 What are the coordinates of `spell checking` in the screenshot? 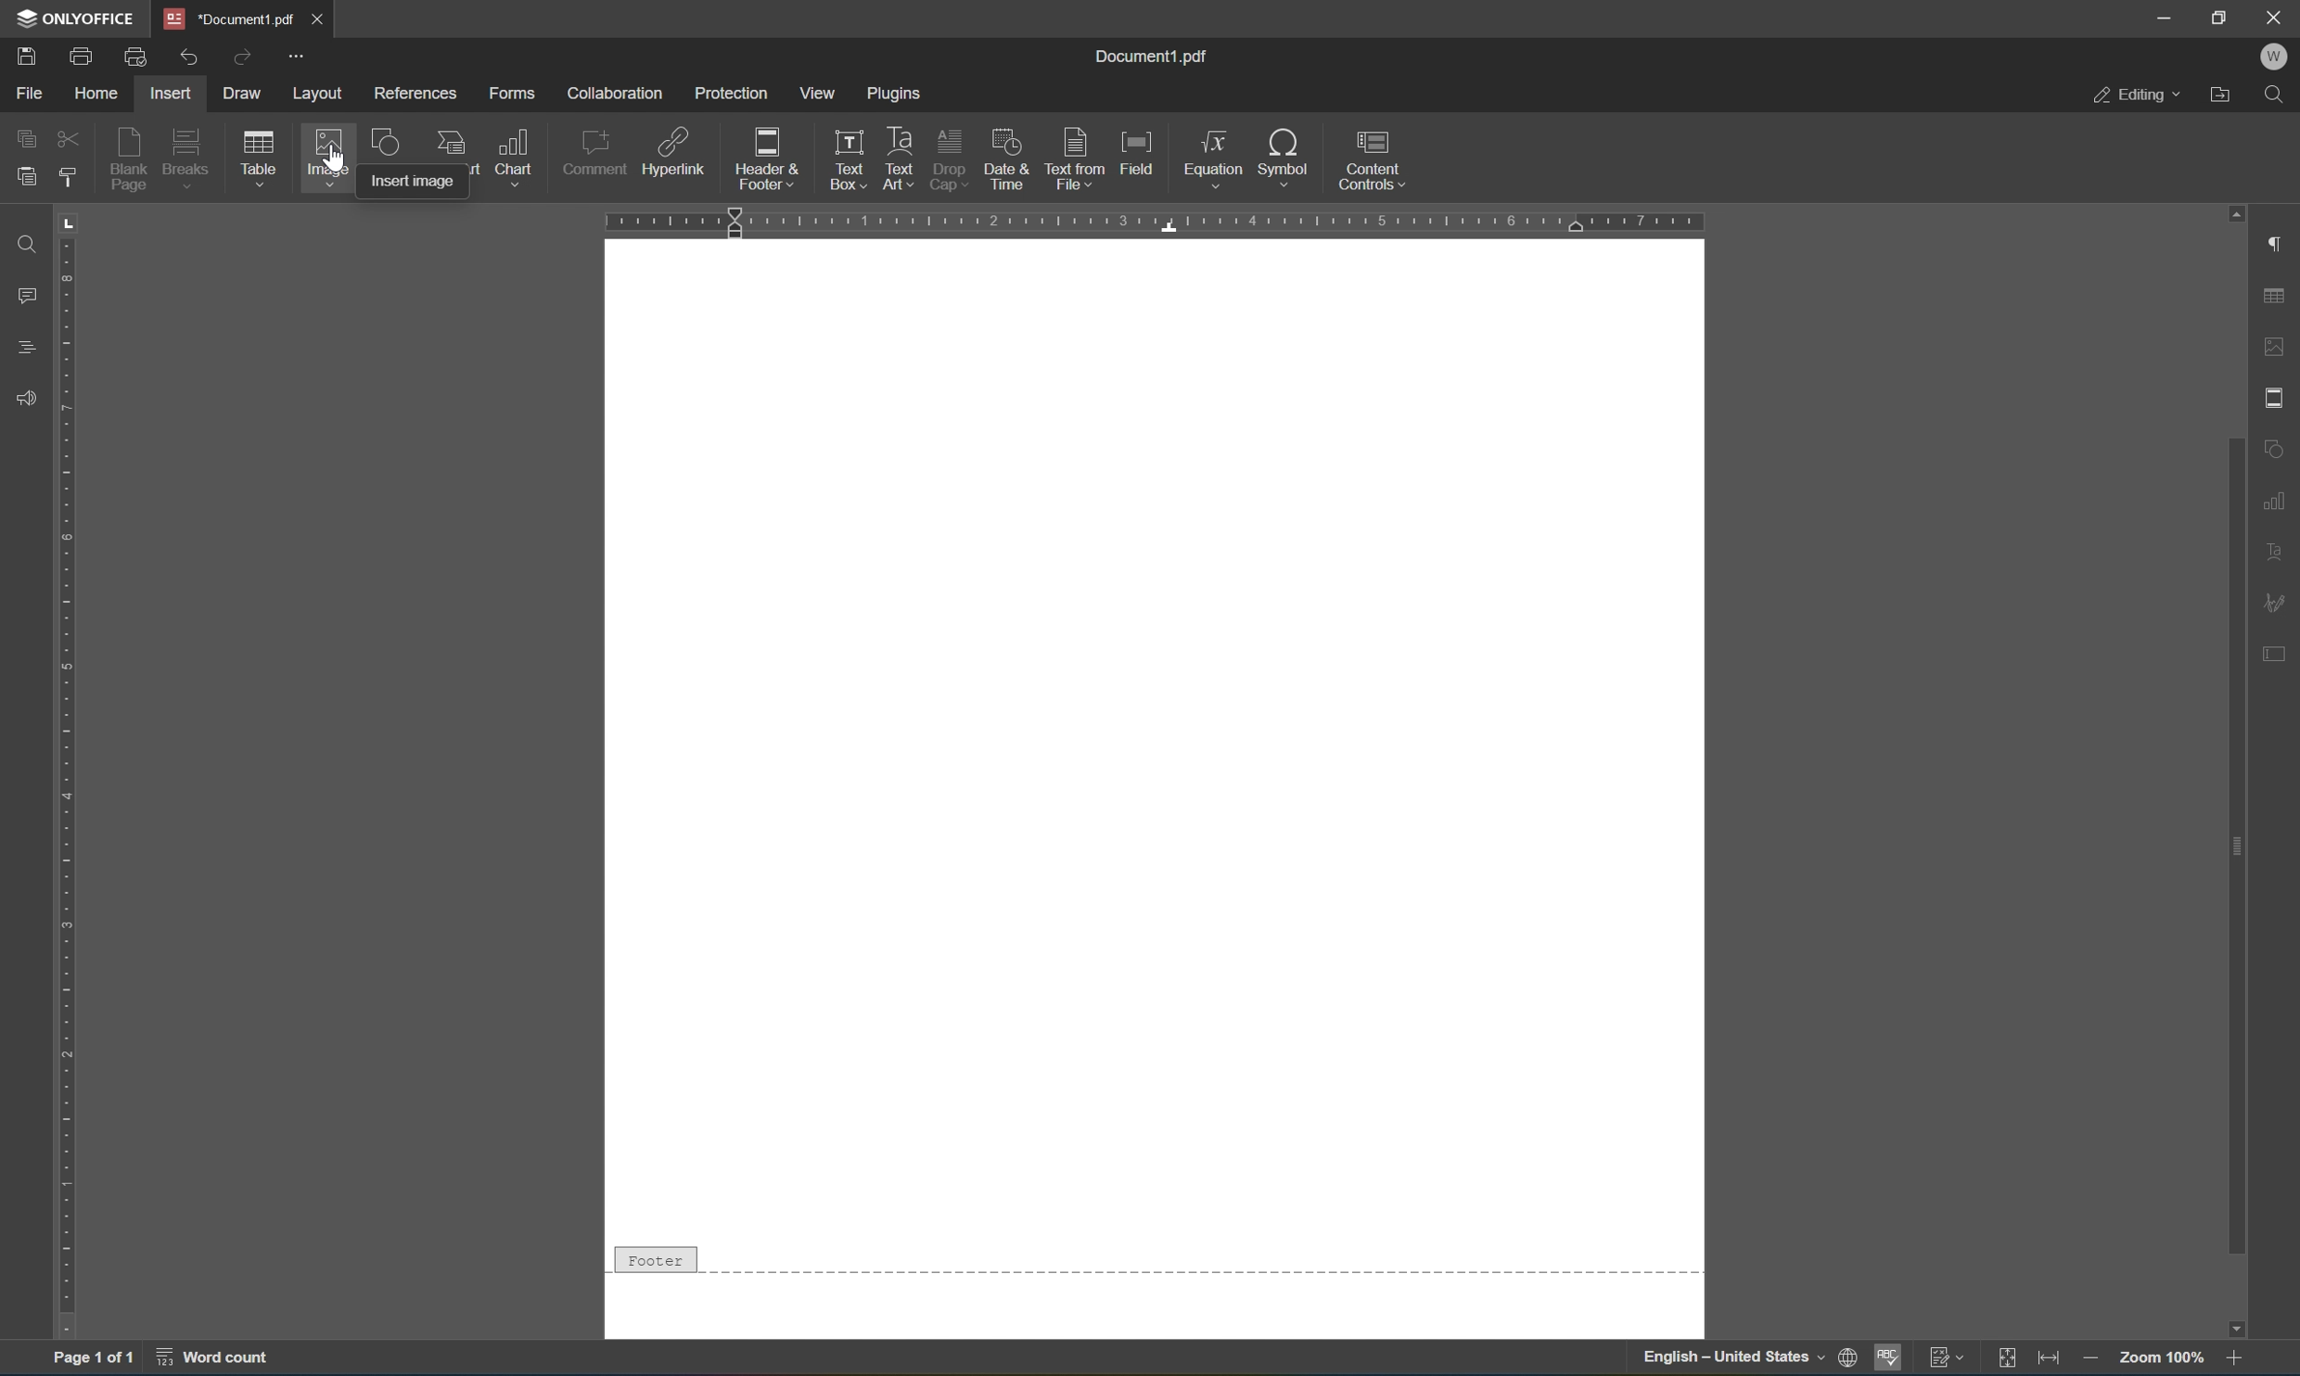 It's located at (1887, 1359).